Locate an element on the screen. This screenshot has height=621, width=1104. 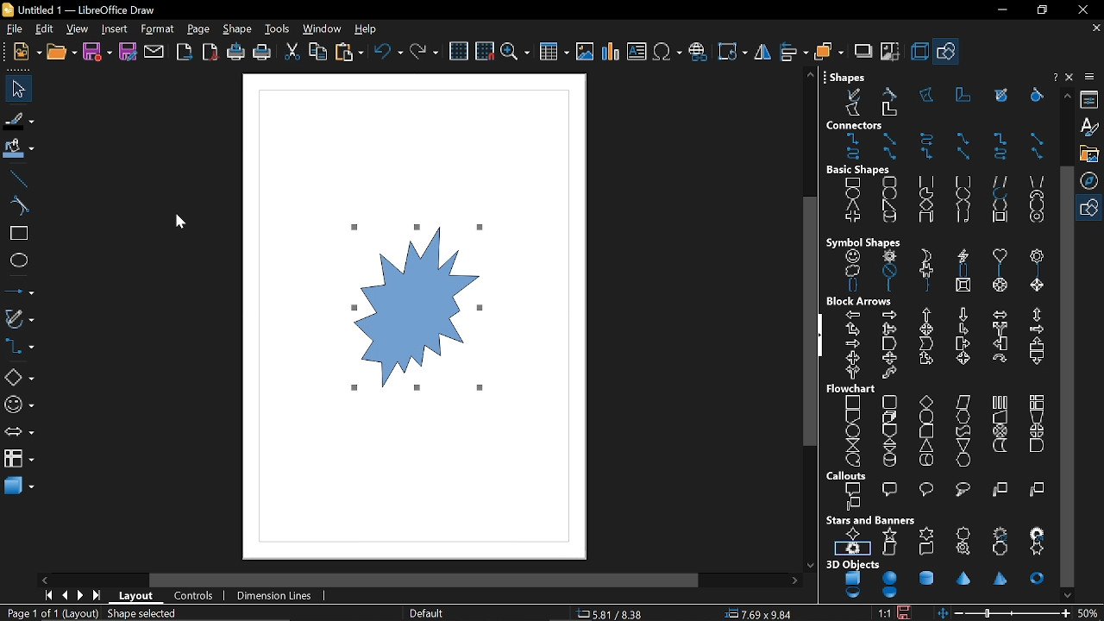
curves and polygons is located at coordinates (18, 320).